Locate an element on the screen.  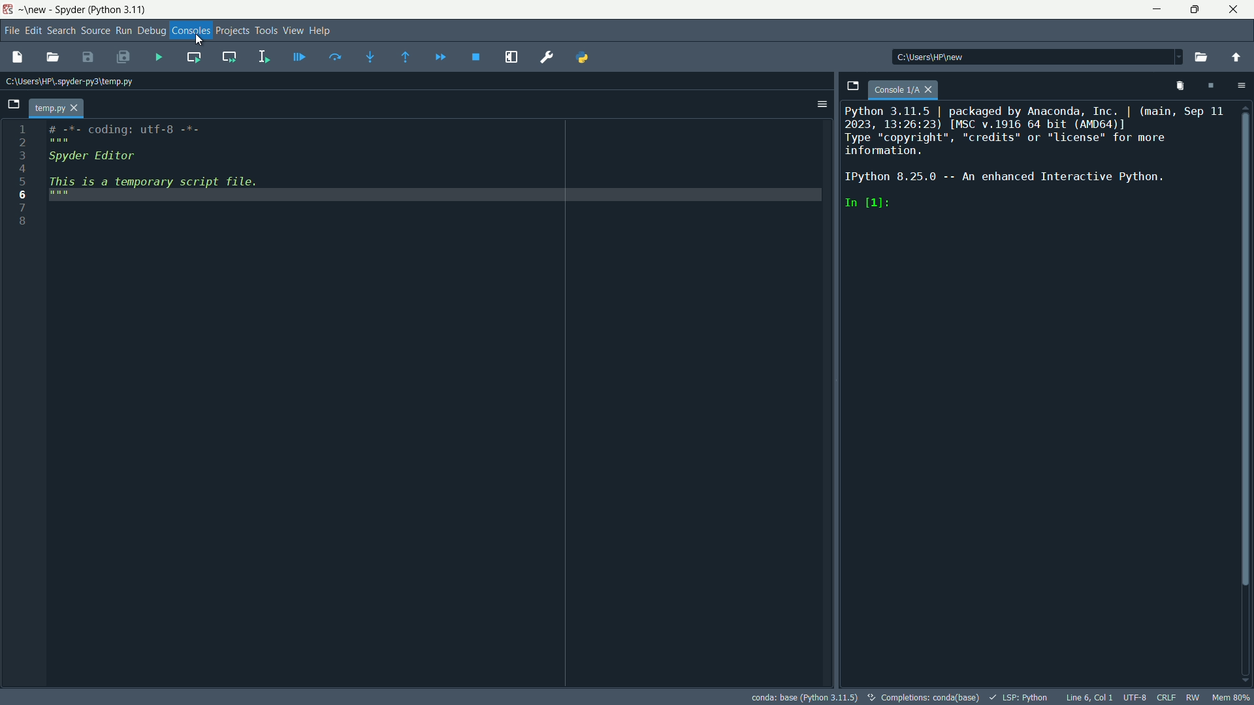
file menu is located at coordinates (11, 30).